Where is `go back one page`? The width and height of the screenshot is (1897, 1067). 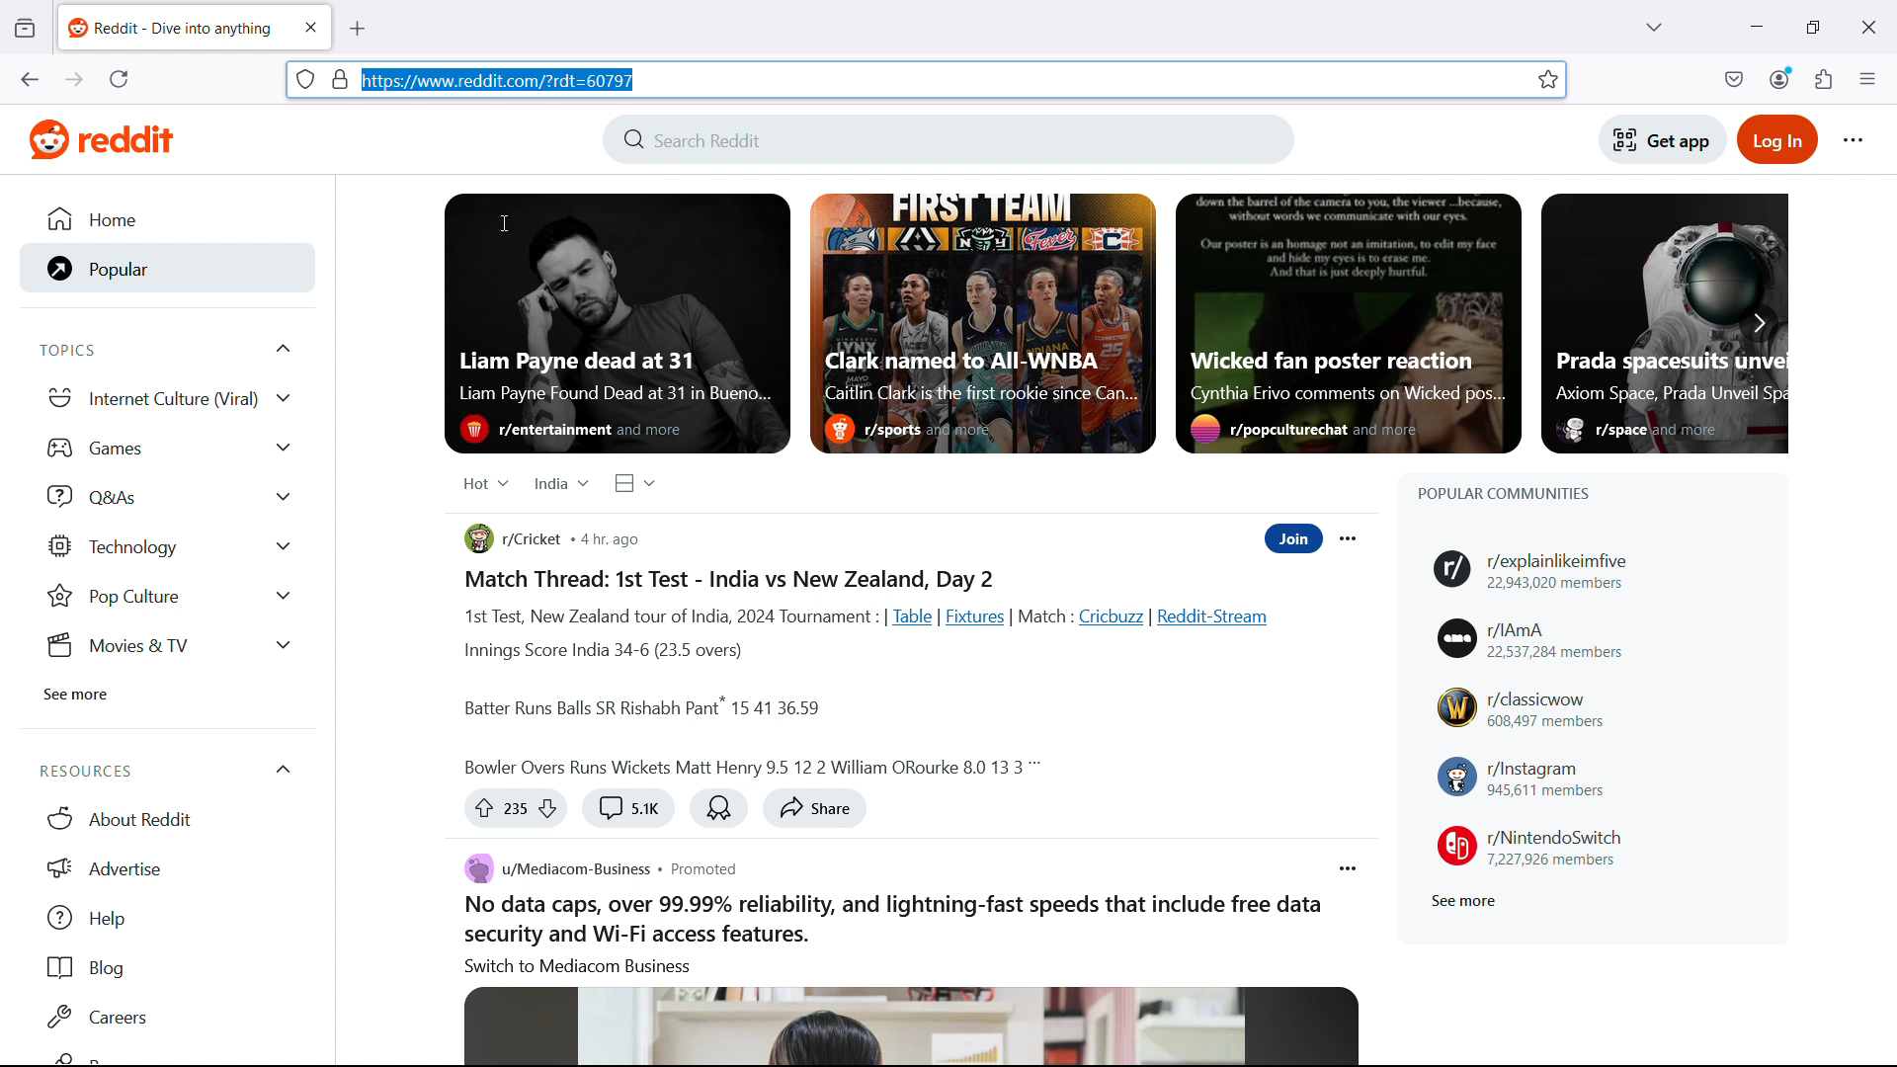
go back one page is located at coordinates (29, 78).